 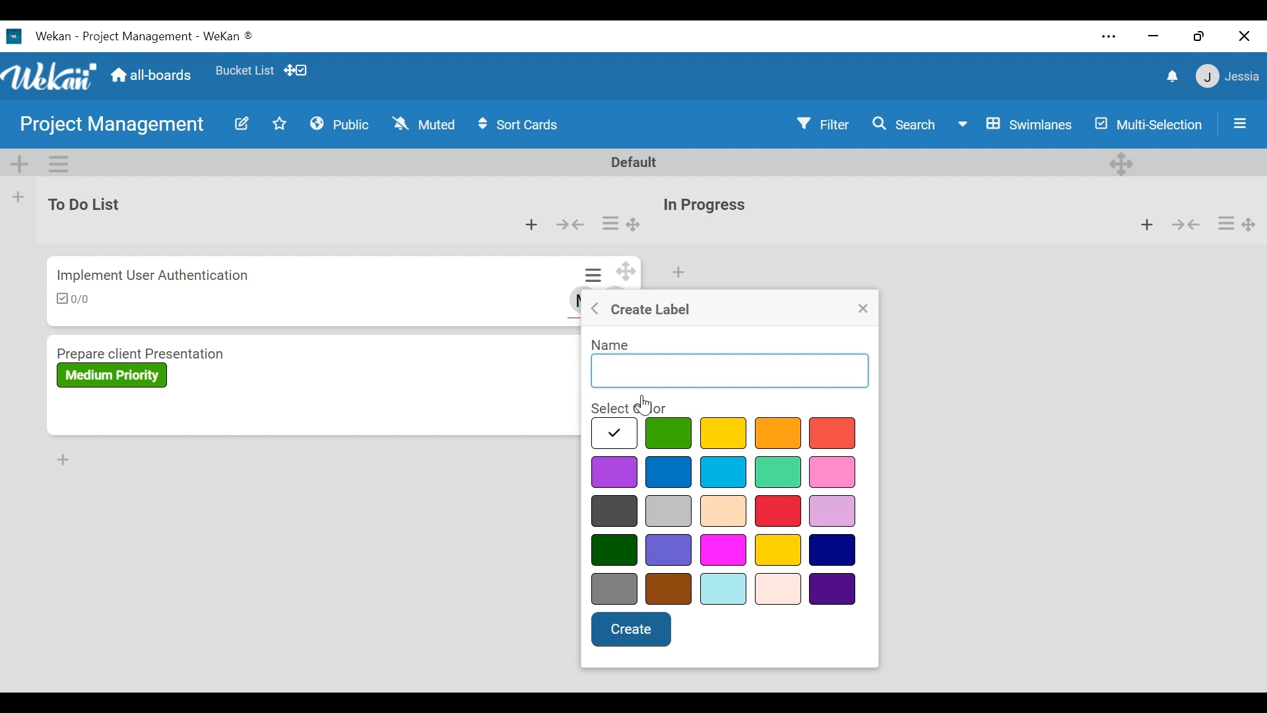 What do you see at coordinates (645, 405) in the screenshot?
I see `cursor` at bounding box center [645, 405].